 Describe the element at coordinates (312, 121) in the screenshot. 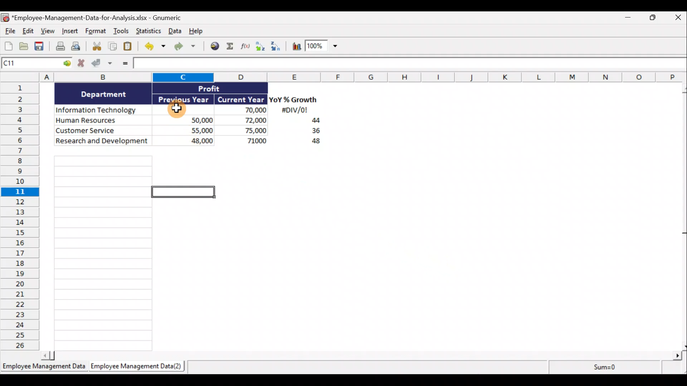

I see `44` at that location.